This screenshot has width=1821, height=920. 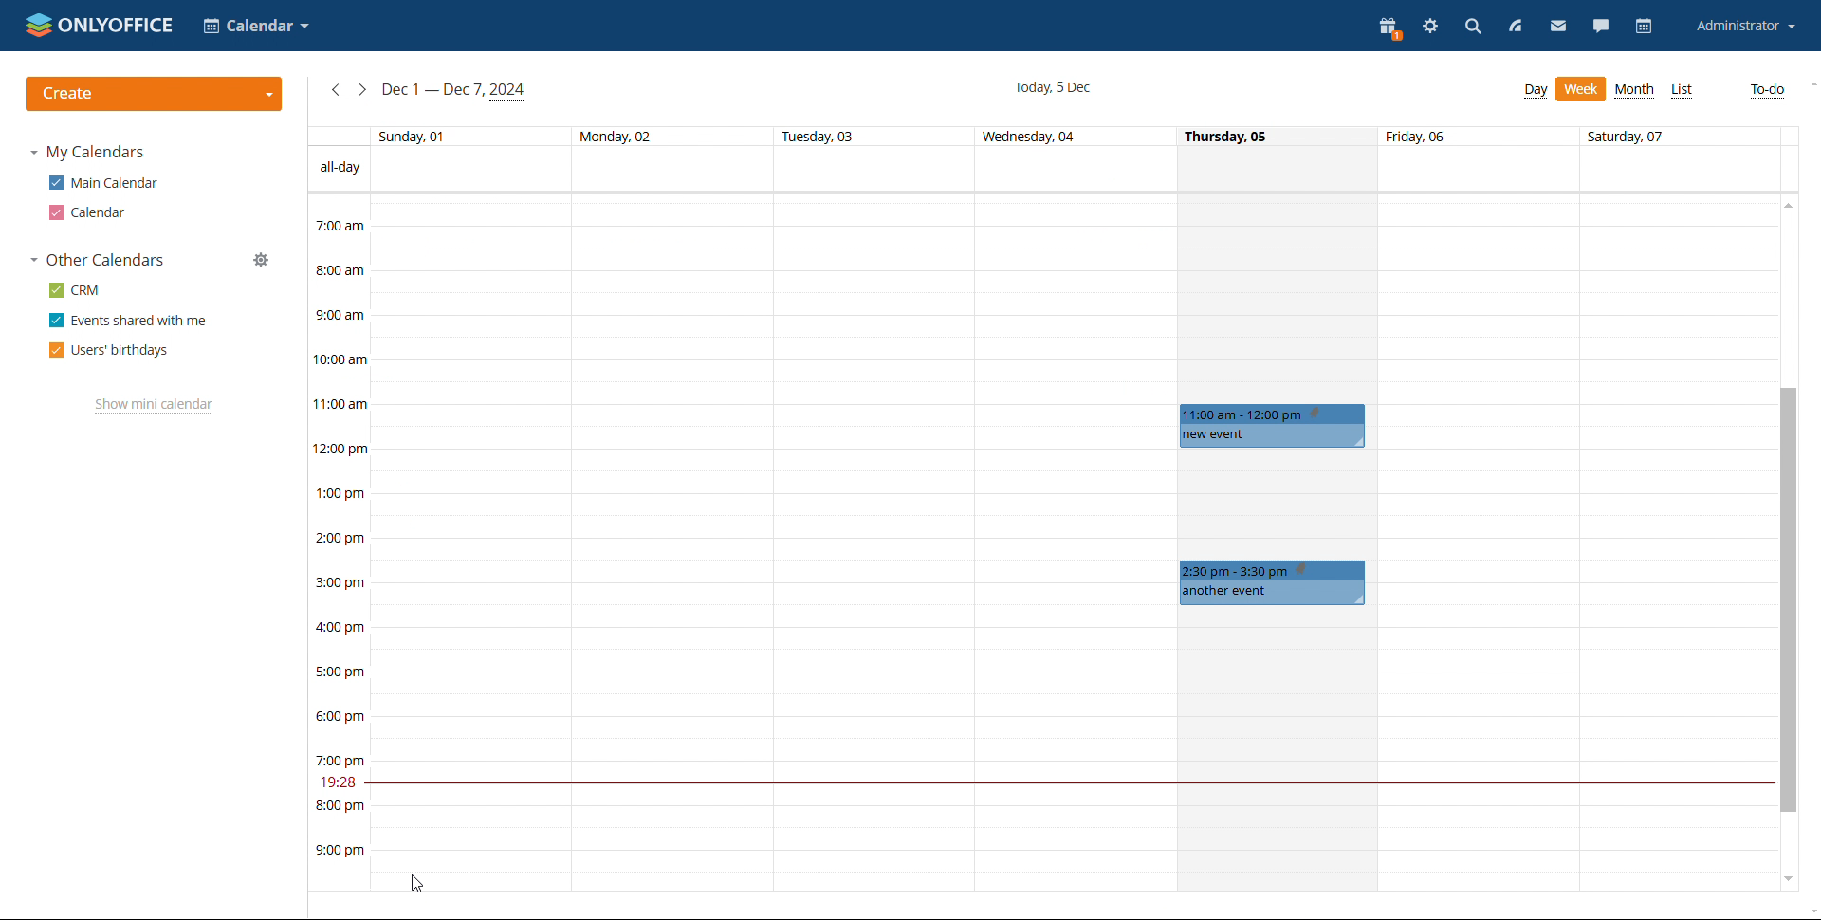 I want to click on search, so click(x=1472, y=27).